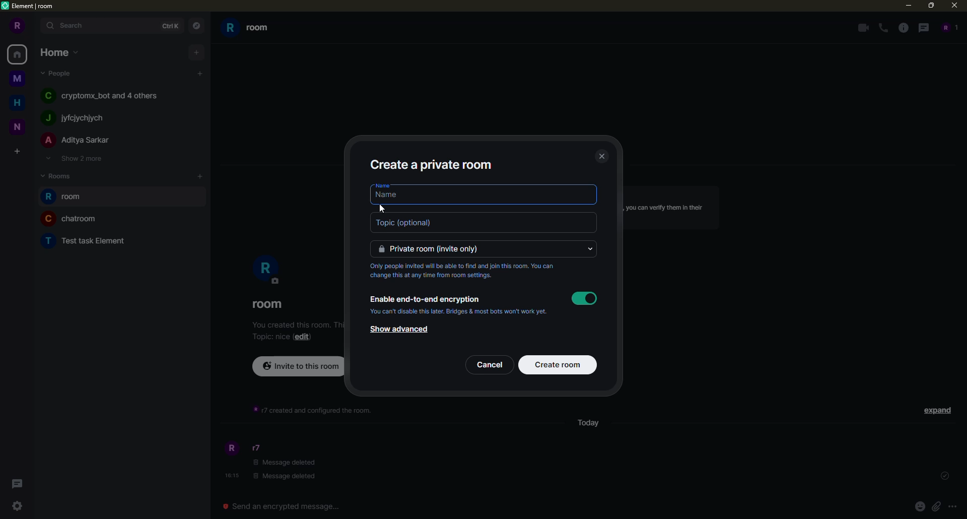  Describe the element at coordinates (17, 55) in the screenshot. I see `home` at that location.